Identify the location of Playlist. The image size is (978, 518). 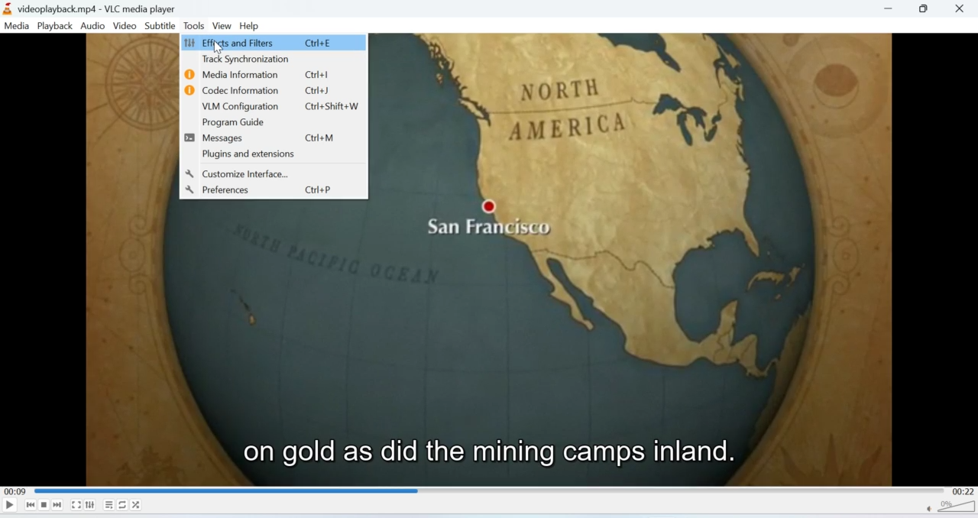
(109, 505).